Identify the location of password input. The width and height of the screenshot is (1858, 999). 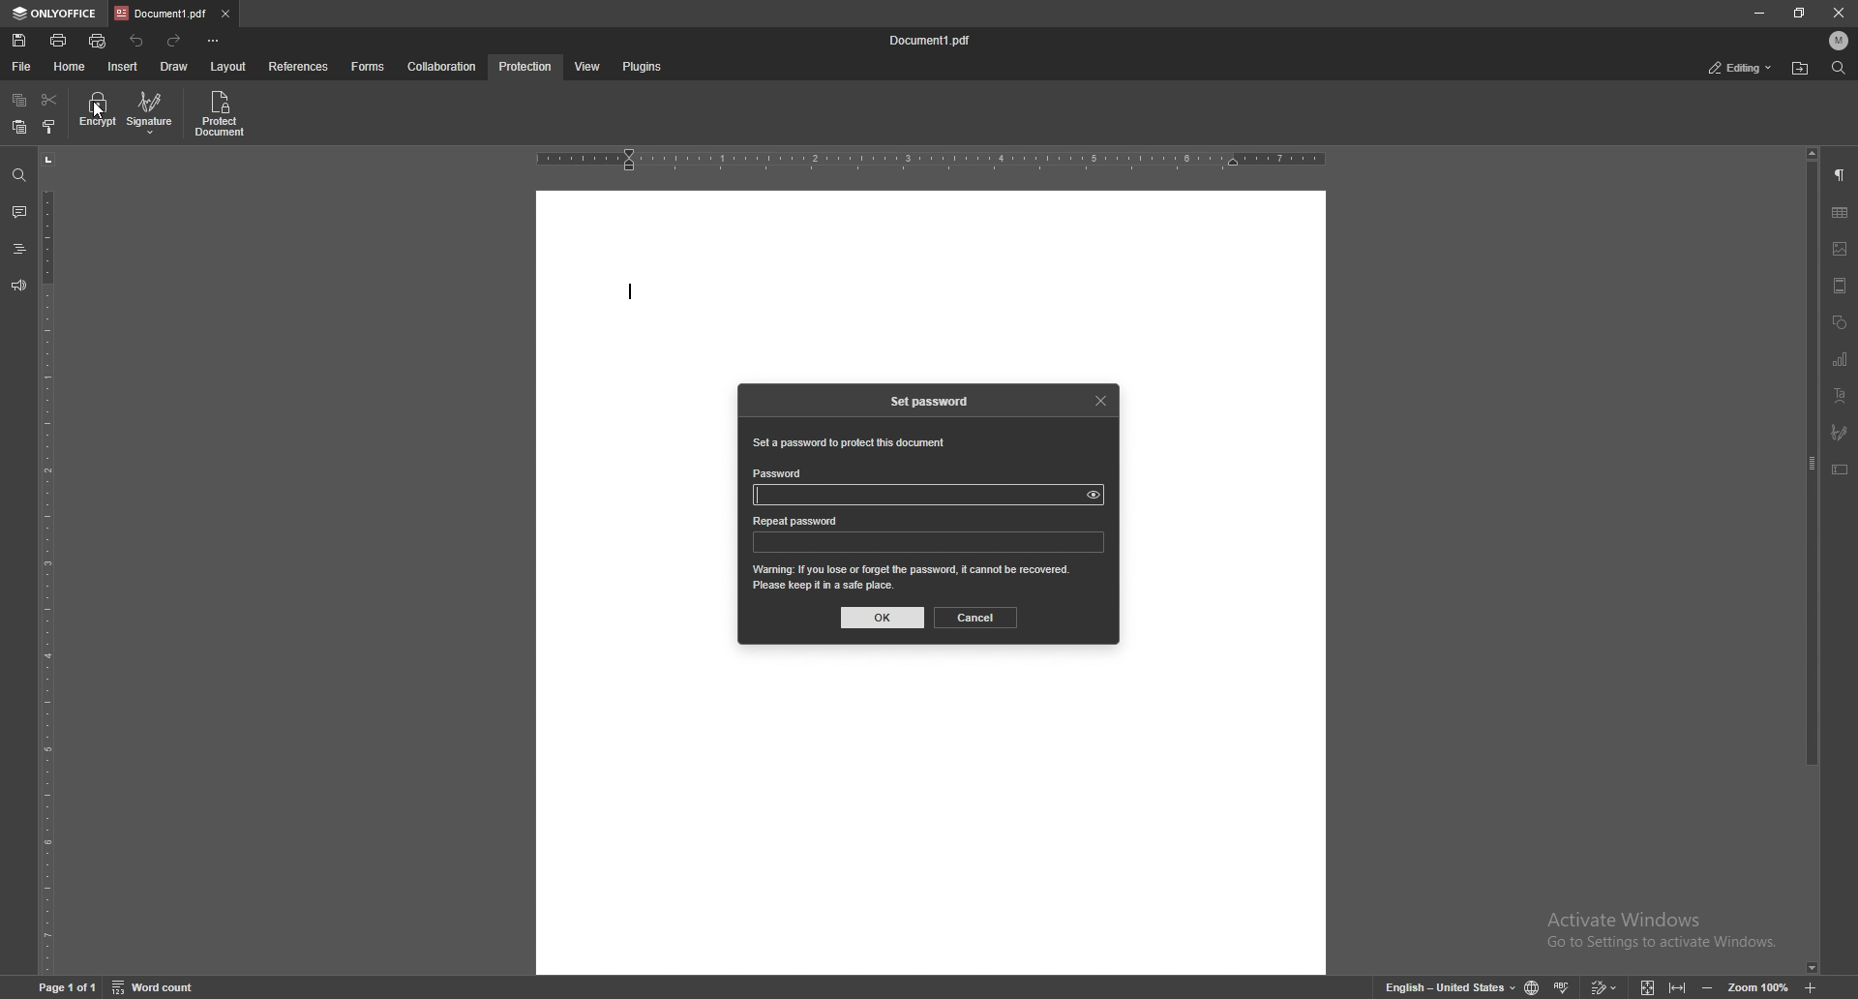
(931, 496).